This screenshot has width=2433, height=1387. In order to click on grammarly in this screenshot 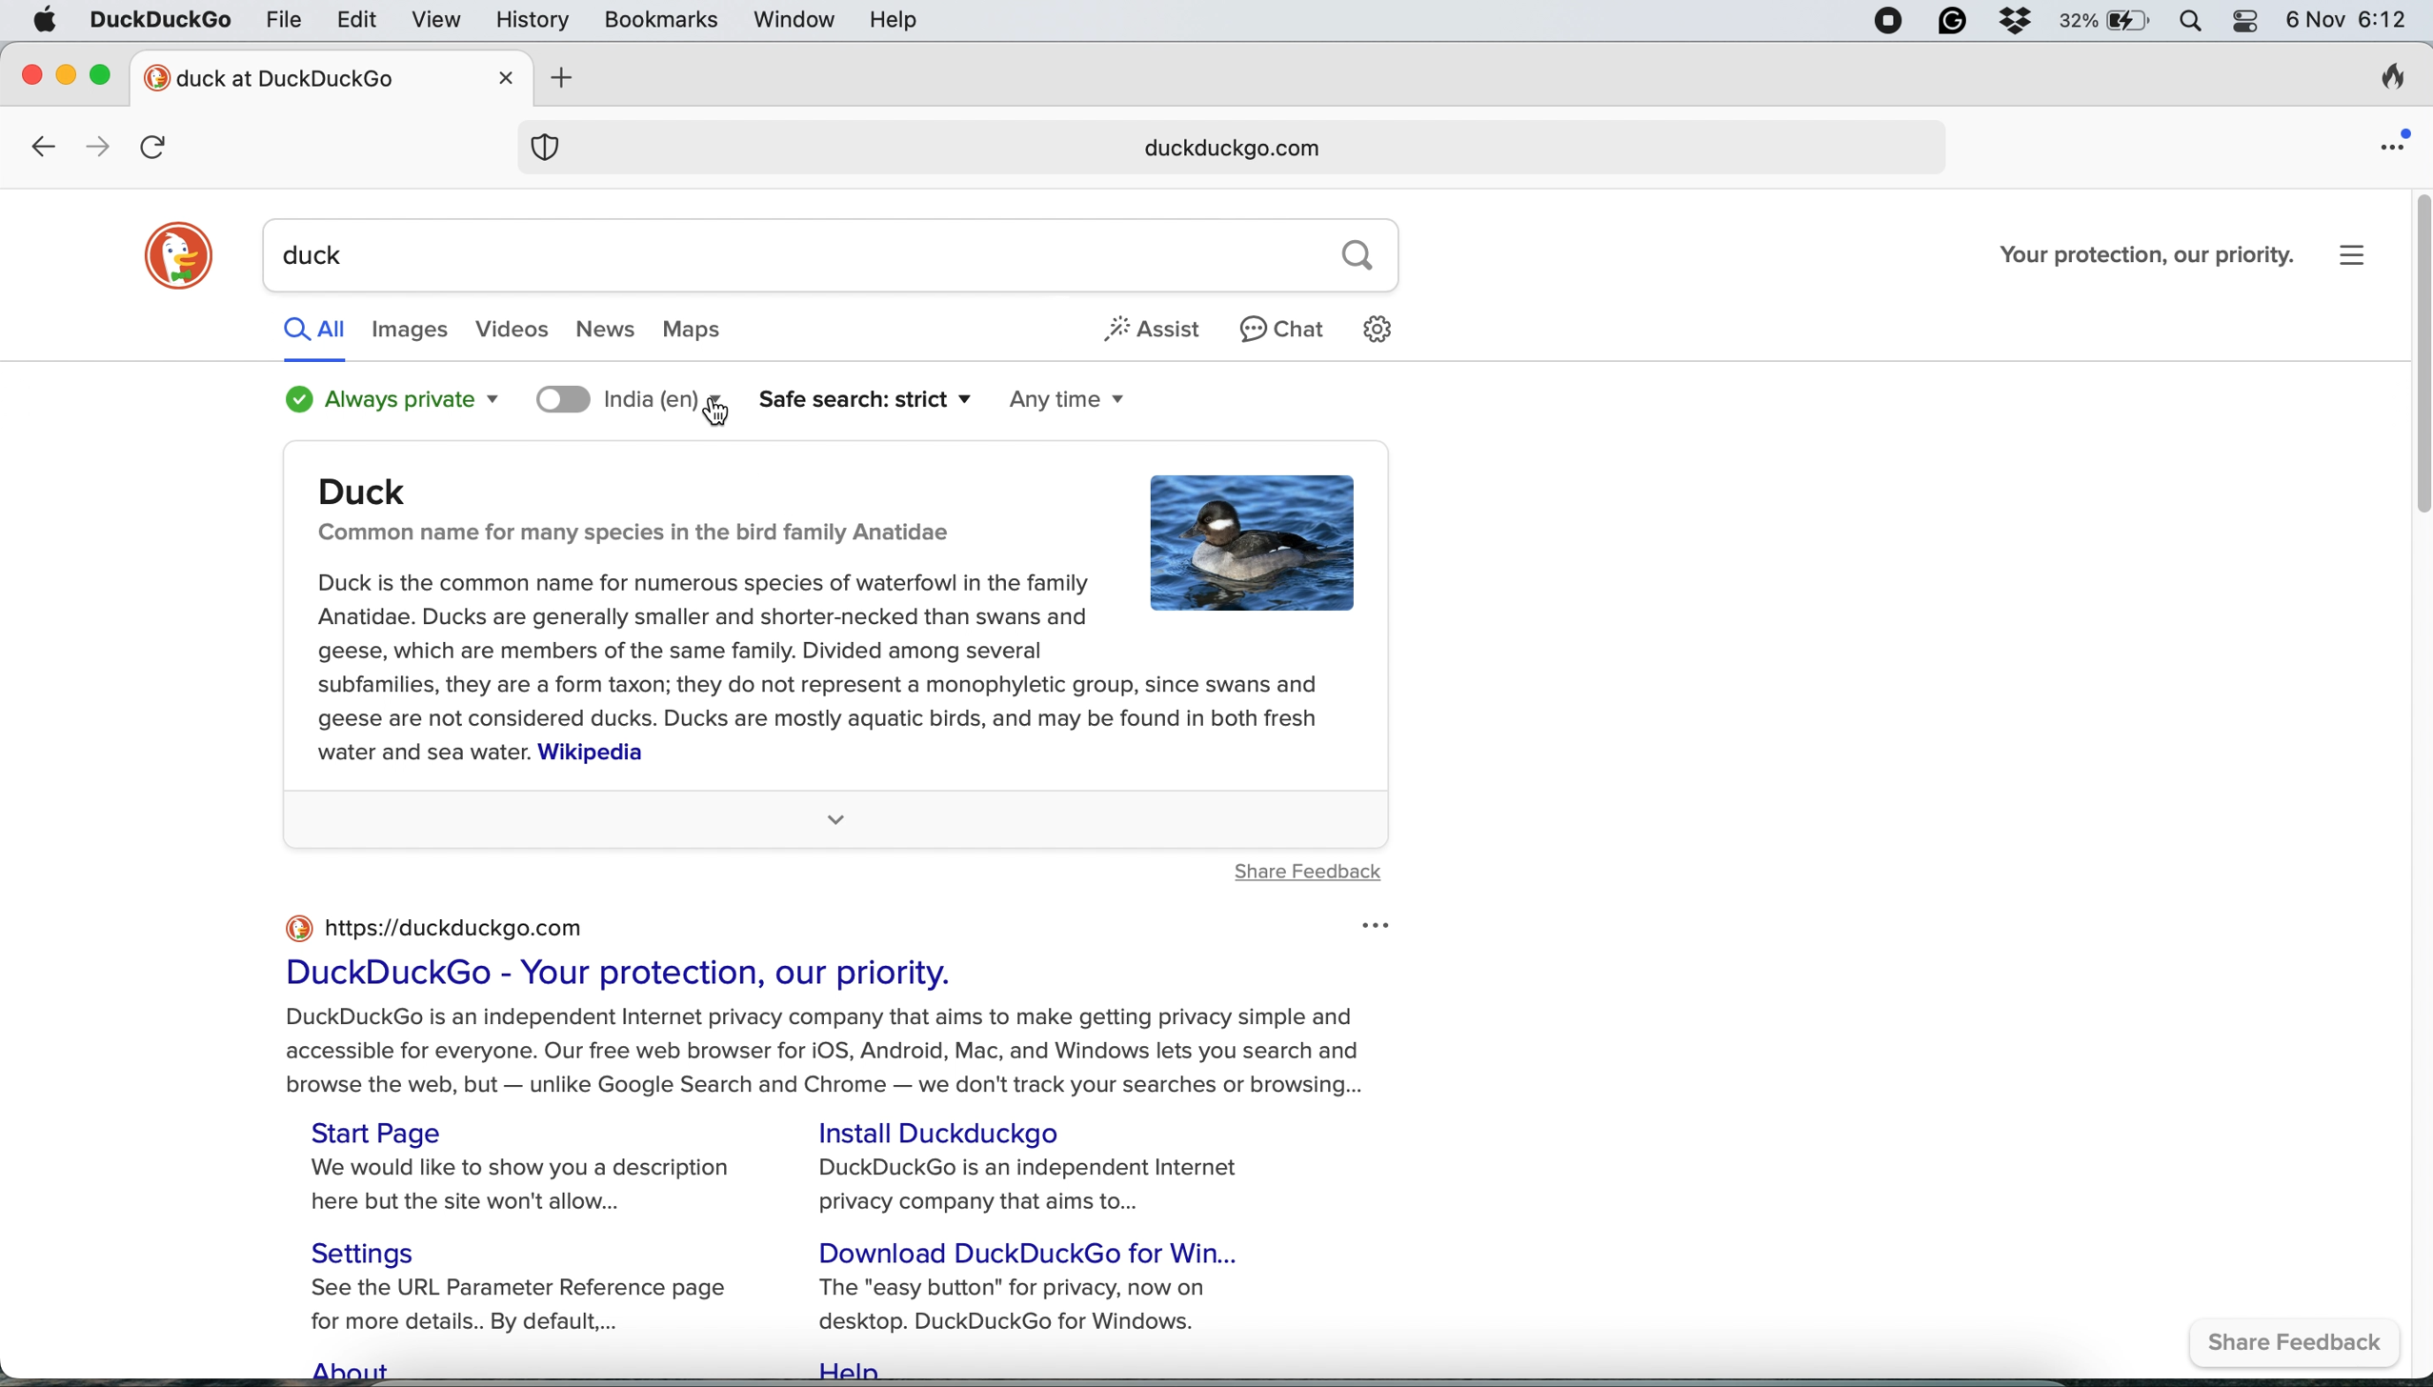, I will do `click(1950, 21)`.